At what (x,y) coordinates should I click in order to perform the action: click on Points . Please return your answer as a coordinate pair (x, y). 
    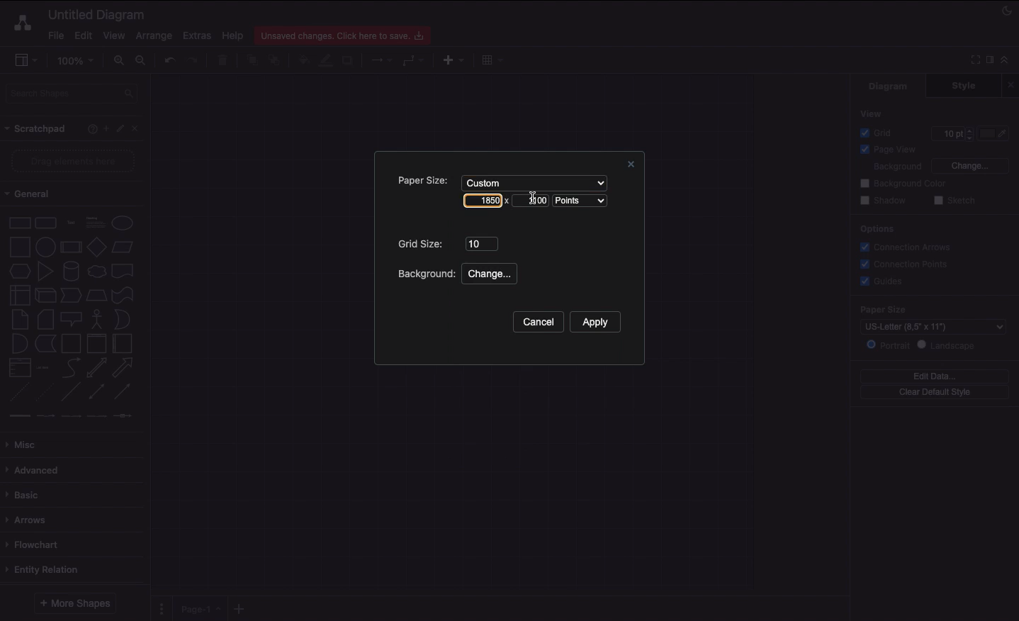
    Looking at the image, I should click on (583, 201).